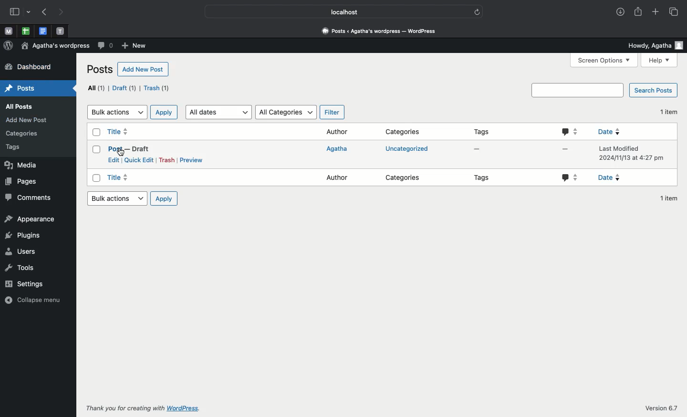 The height and width of the screenshot is (417, 687). I want to click on -, so click(565, 149).